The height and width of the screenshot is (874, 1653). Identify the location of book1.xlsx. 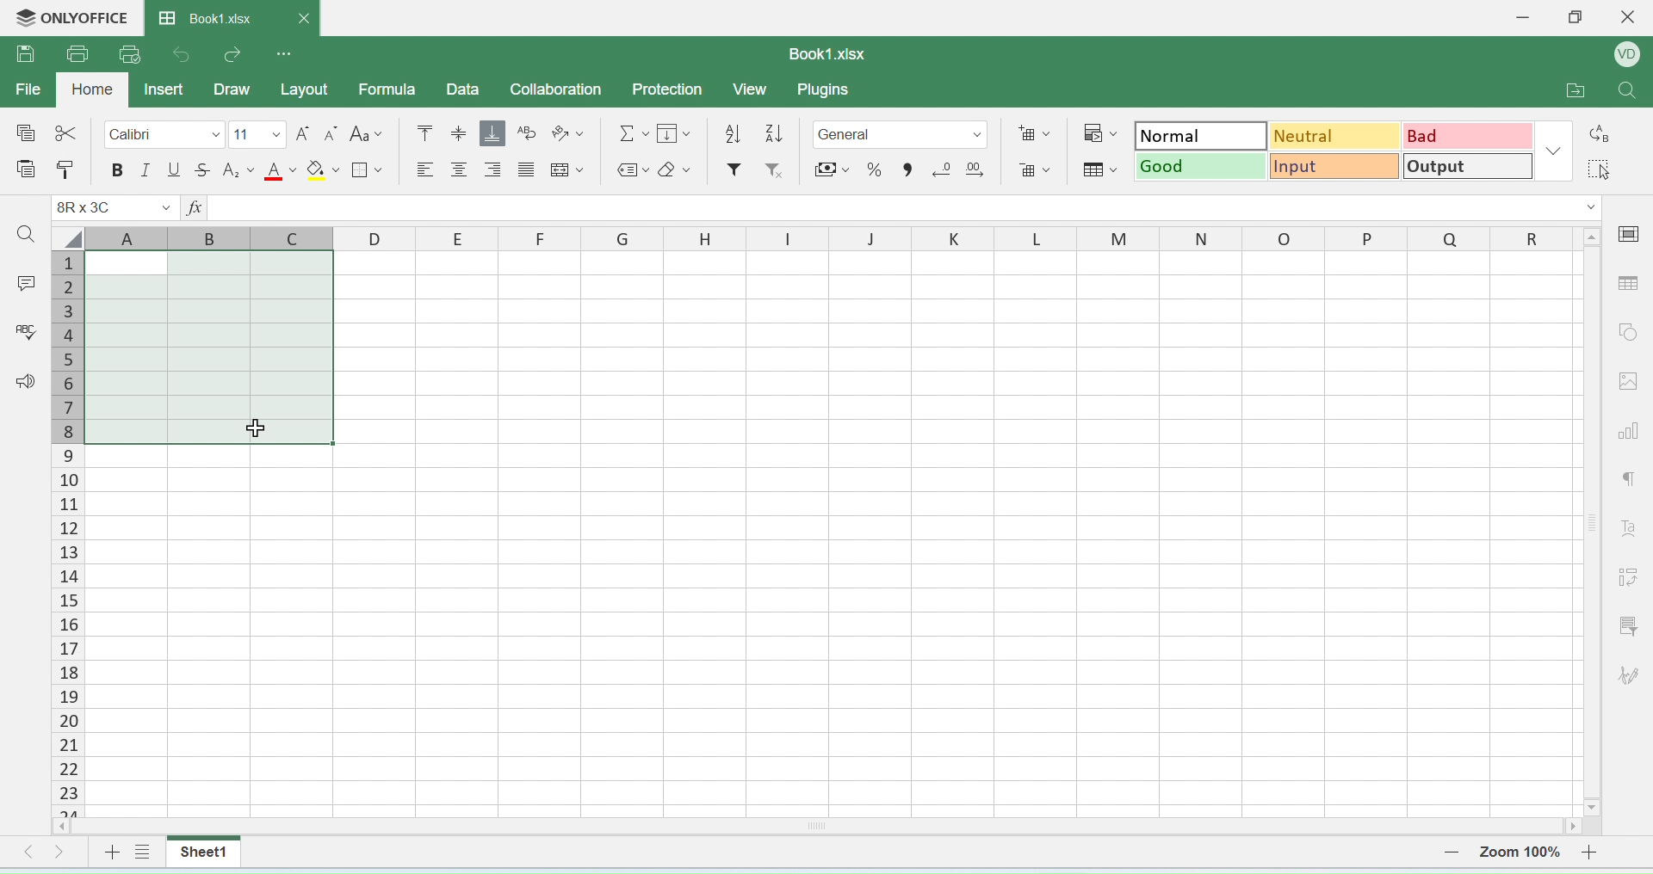
(824, 52).